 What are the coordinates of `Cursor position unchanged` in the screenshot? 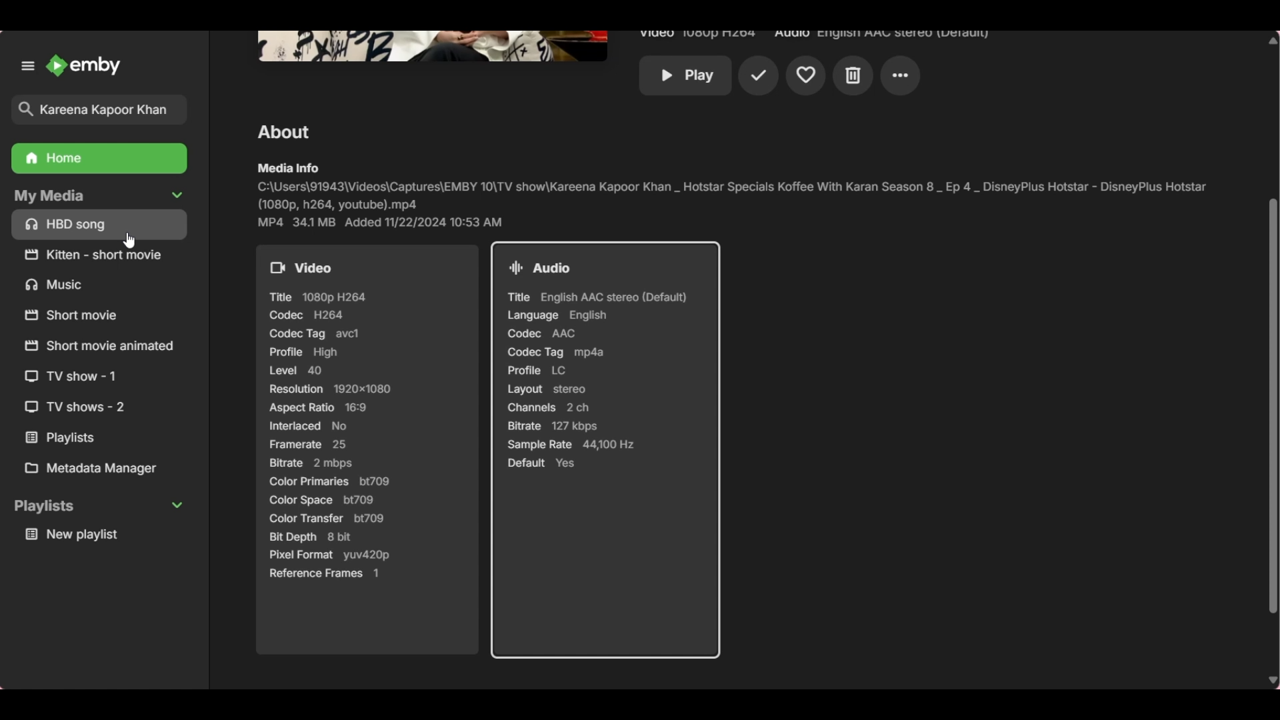 It's located at (129, 241).